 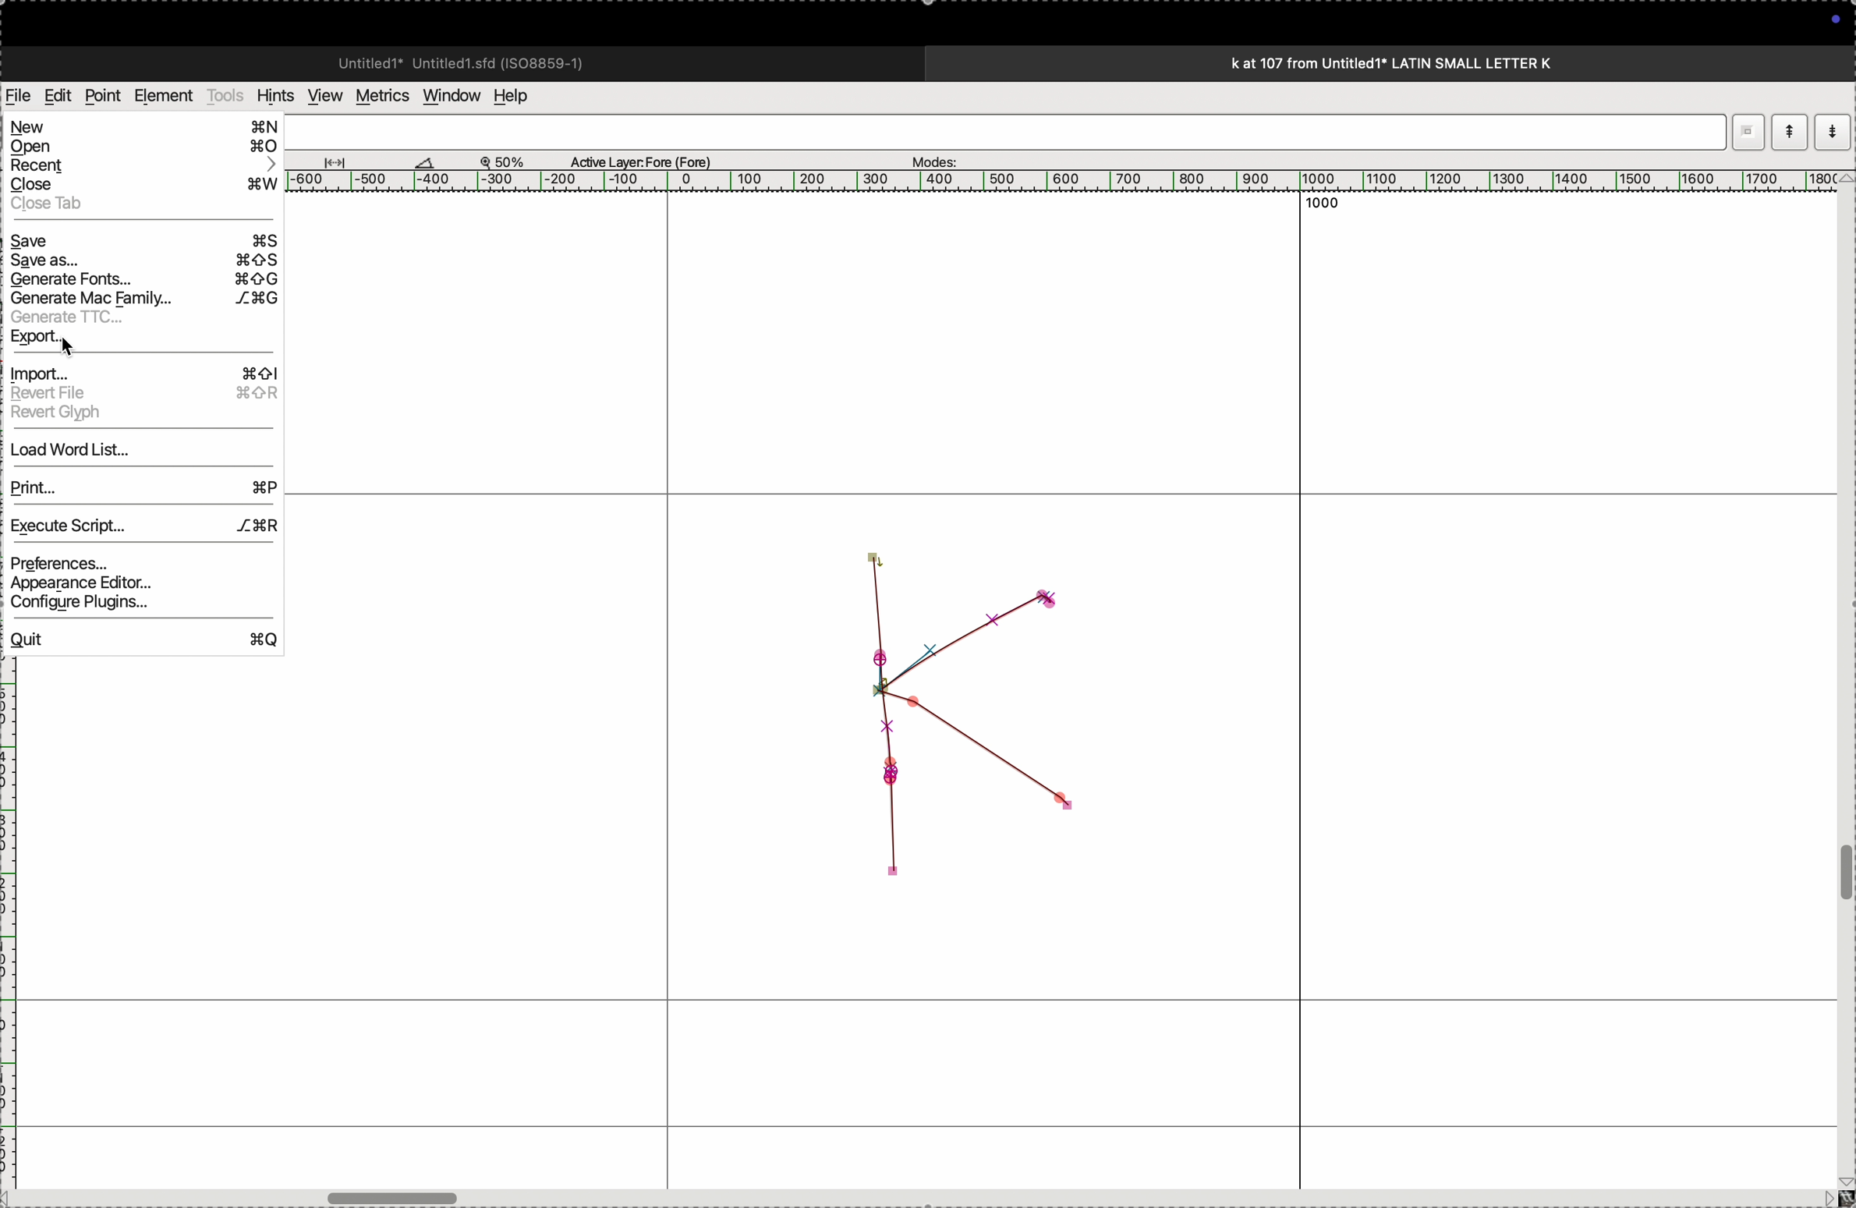 What do you see at coordinates (144, 241) in the screenshot?
I see `save` at bounding box center [144, 241].